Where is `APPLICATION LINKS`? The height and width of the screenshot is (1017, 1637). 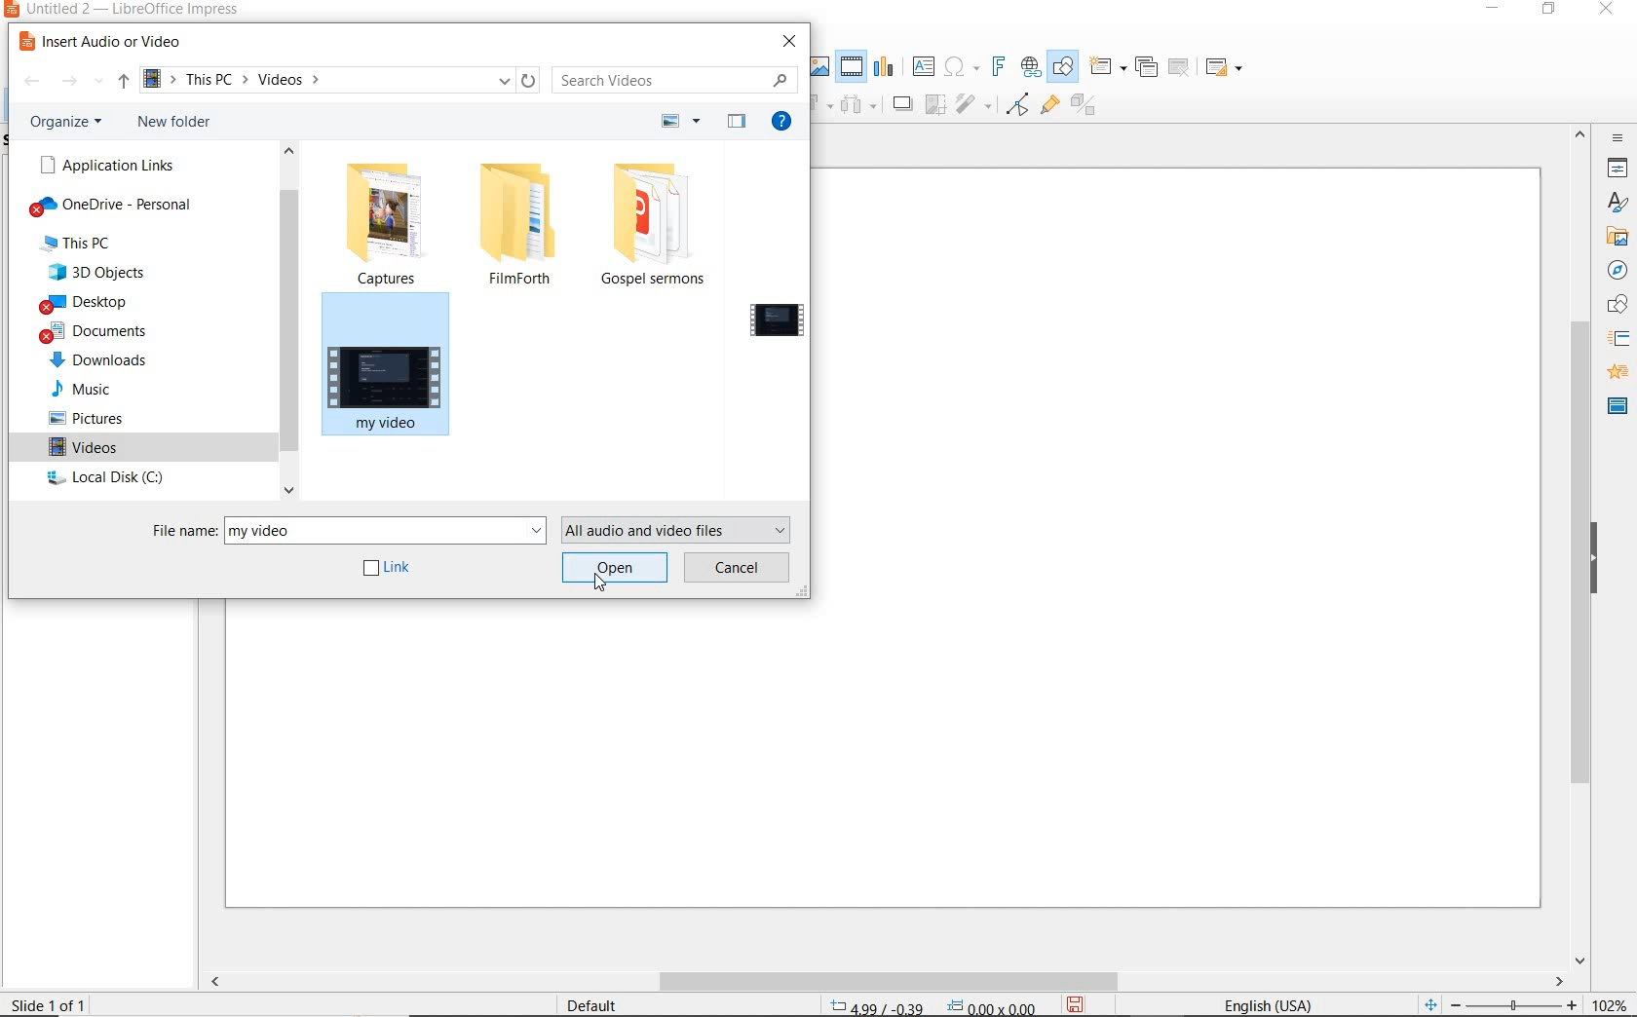
APPLICATION LINKS is located at coordinates (109, 164).